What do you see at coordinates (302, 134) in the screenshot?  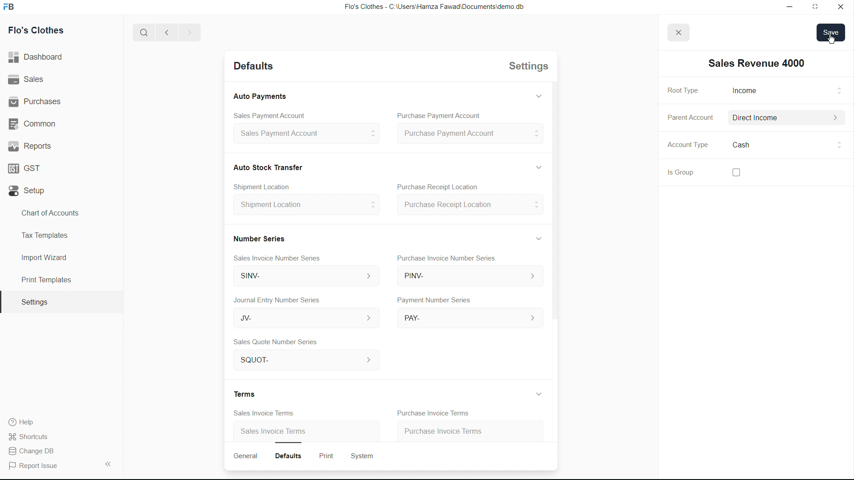 I see `sales Payment Account` at bounding box center [302, 134].